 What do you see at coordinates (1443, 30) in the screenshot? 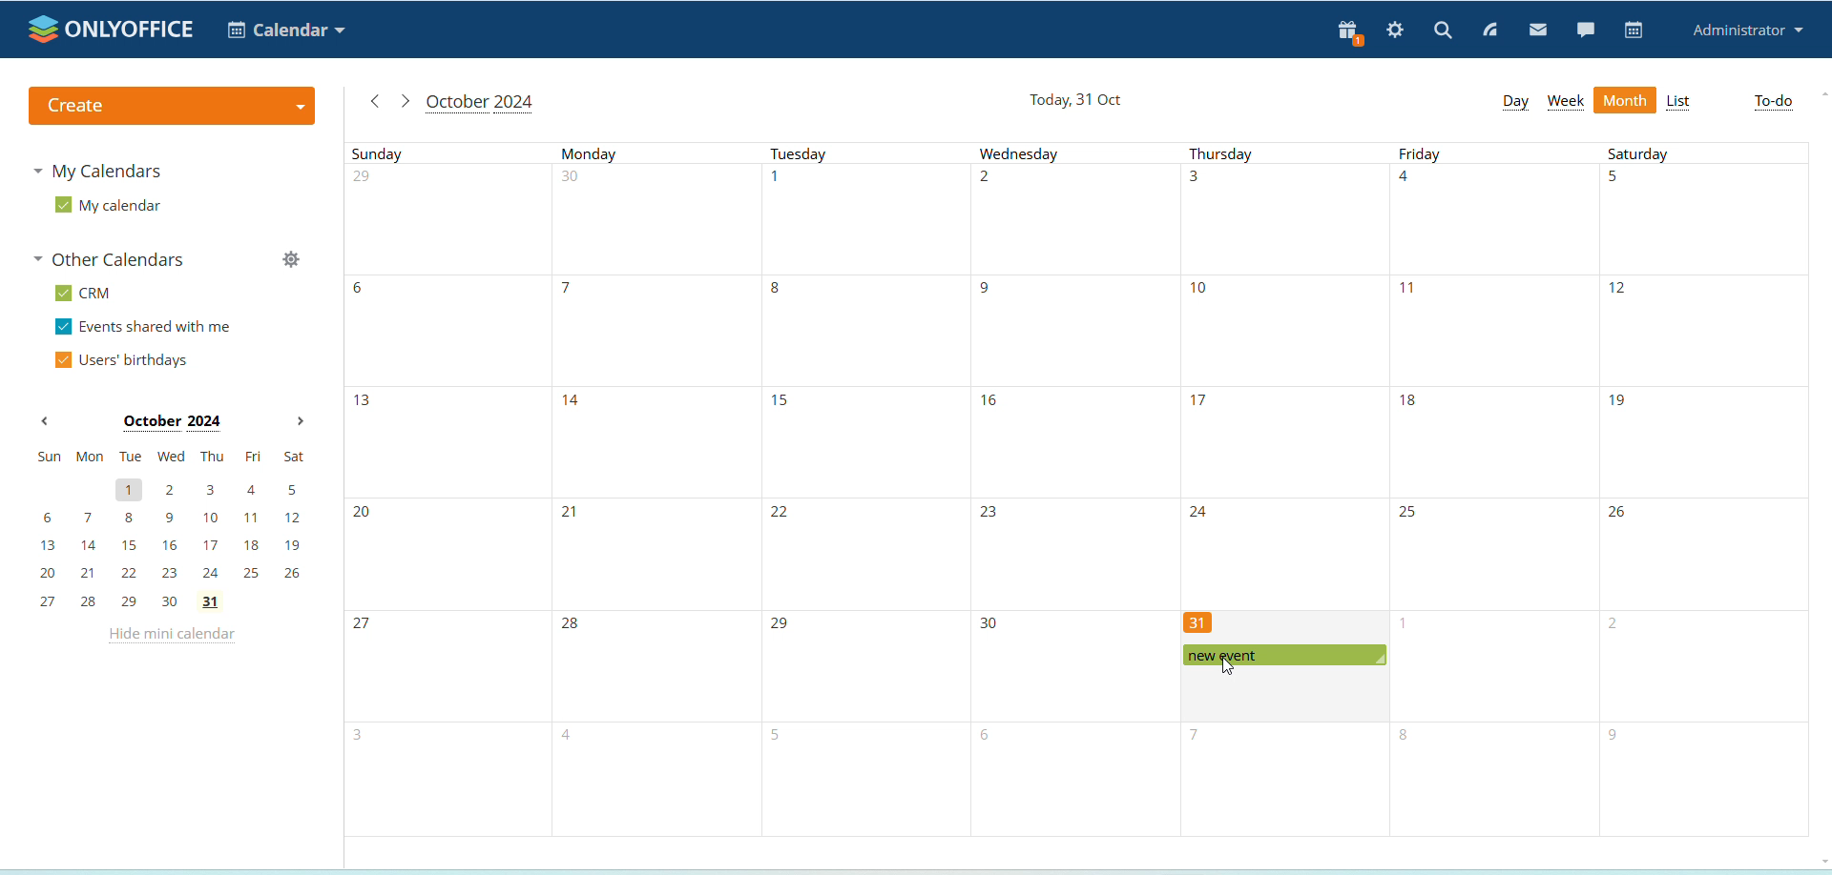
I see `search` at bounding box center [1443, 30].